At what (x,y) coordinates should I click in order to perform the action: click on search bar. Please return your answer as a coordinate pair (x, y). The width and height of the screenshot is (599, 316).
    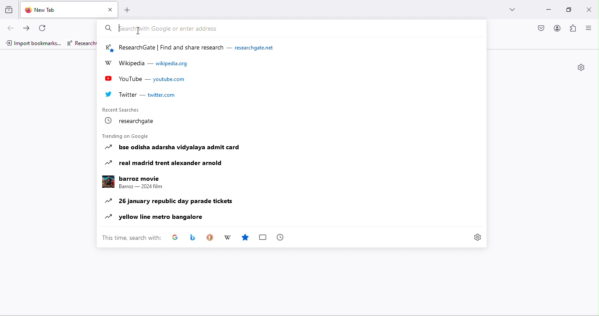
    Looking at the image, I should click on (292, 28).